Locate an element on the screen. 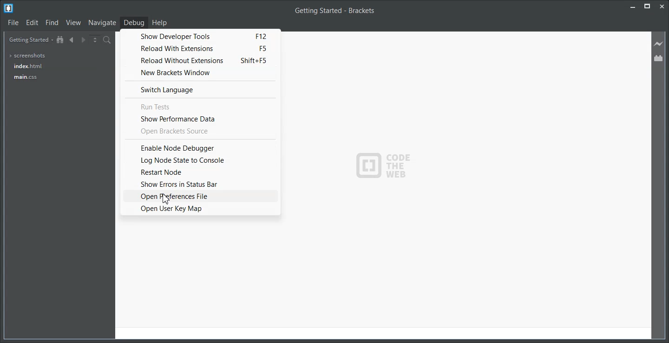  Navigate Backward is located at coordinates (72, 40).